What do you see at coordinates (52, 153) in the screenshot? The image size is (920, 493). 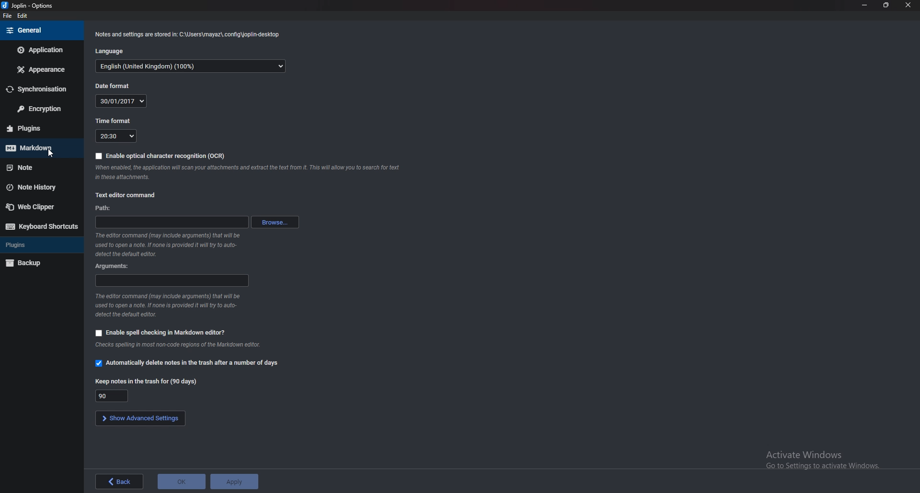 I see `cursor` at bounding box center [52, 153].